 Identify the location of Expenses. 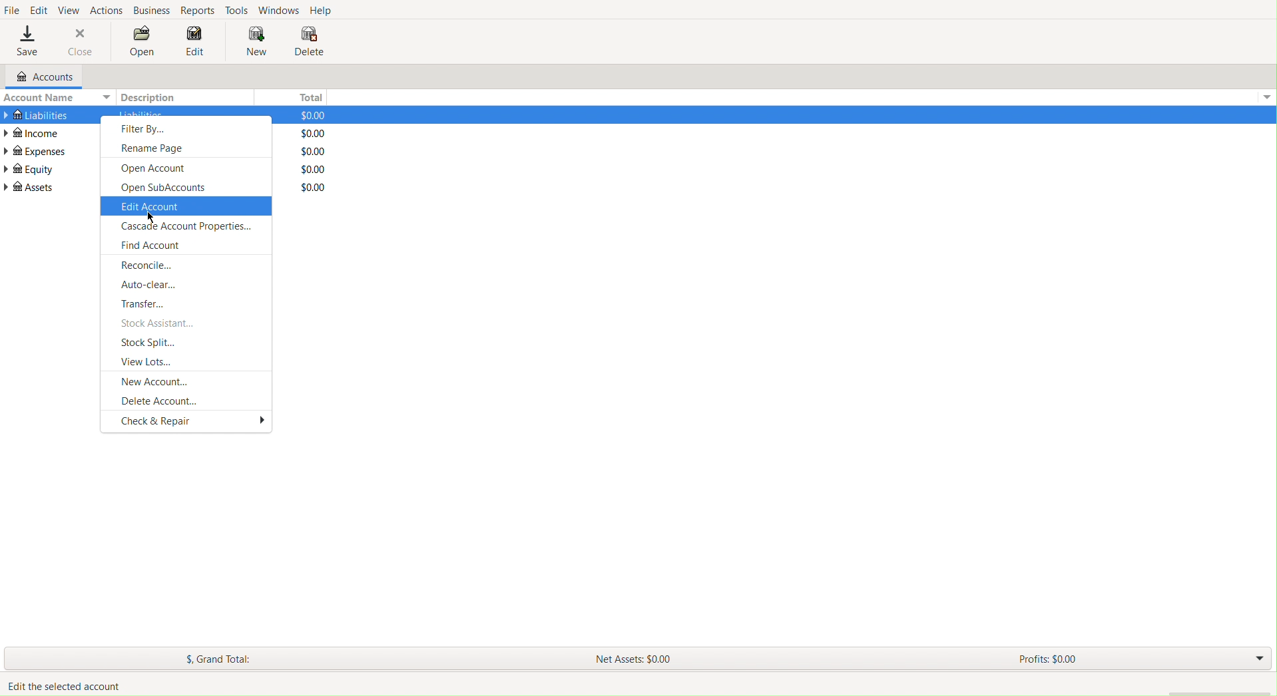
(36, 151).